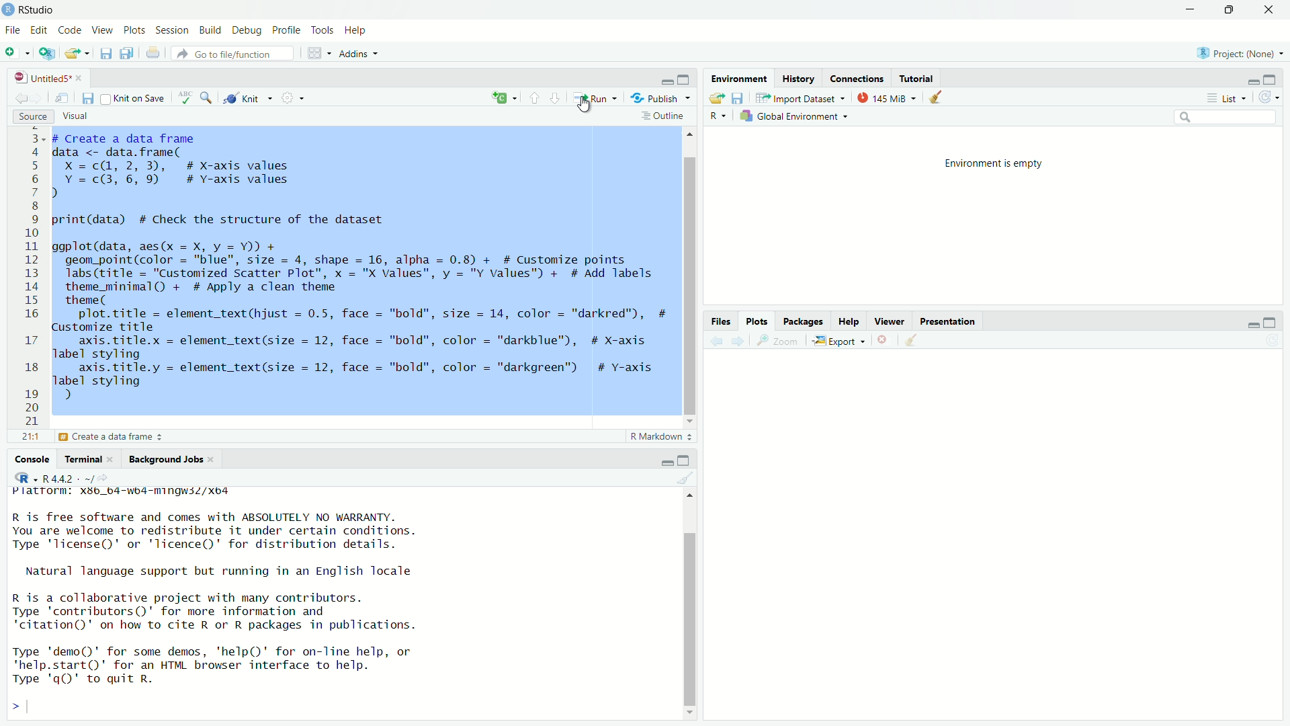 This screenshot has height=726, width=1290. What do you see at coordinates (15, 707) in the screenshot?
I see `> ` at bounding box center [15, 707].